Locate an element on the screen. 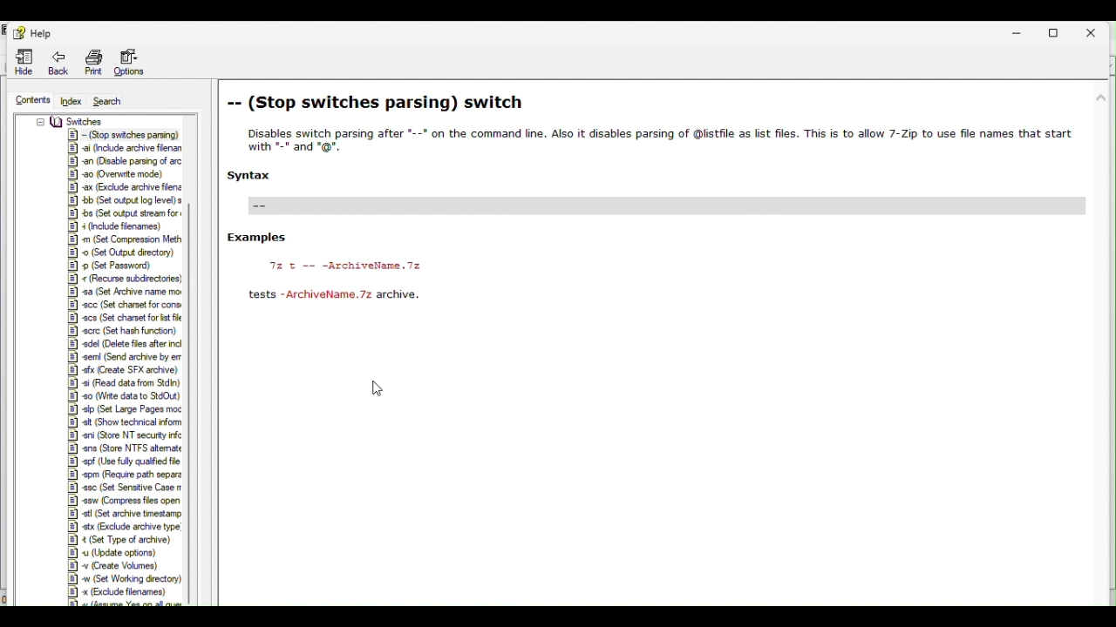   is located at coordinates (127, 512).